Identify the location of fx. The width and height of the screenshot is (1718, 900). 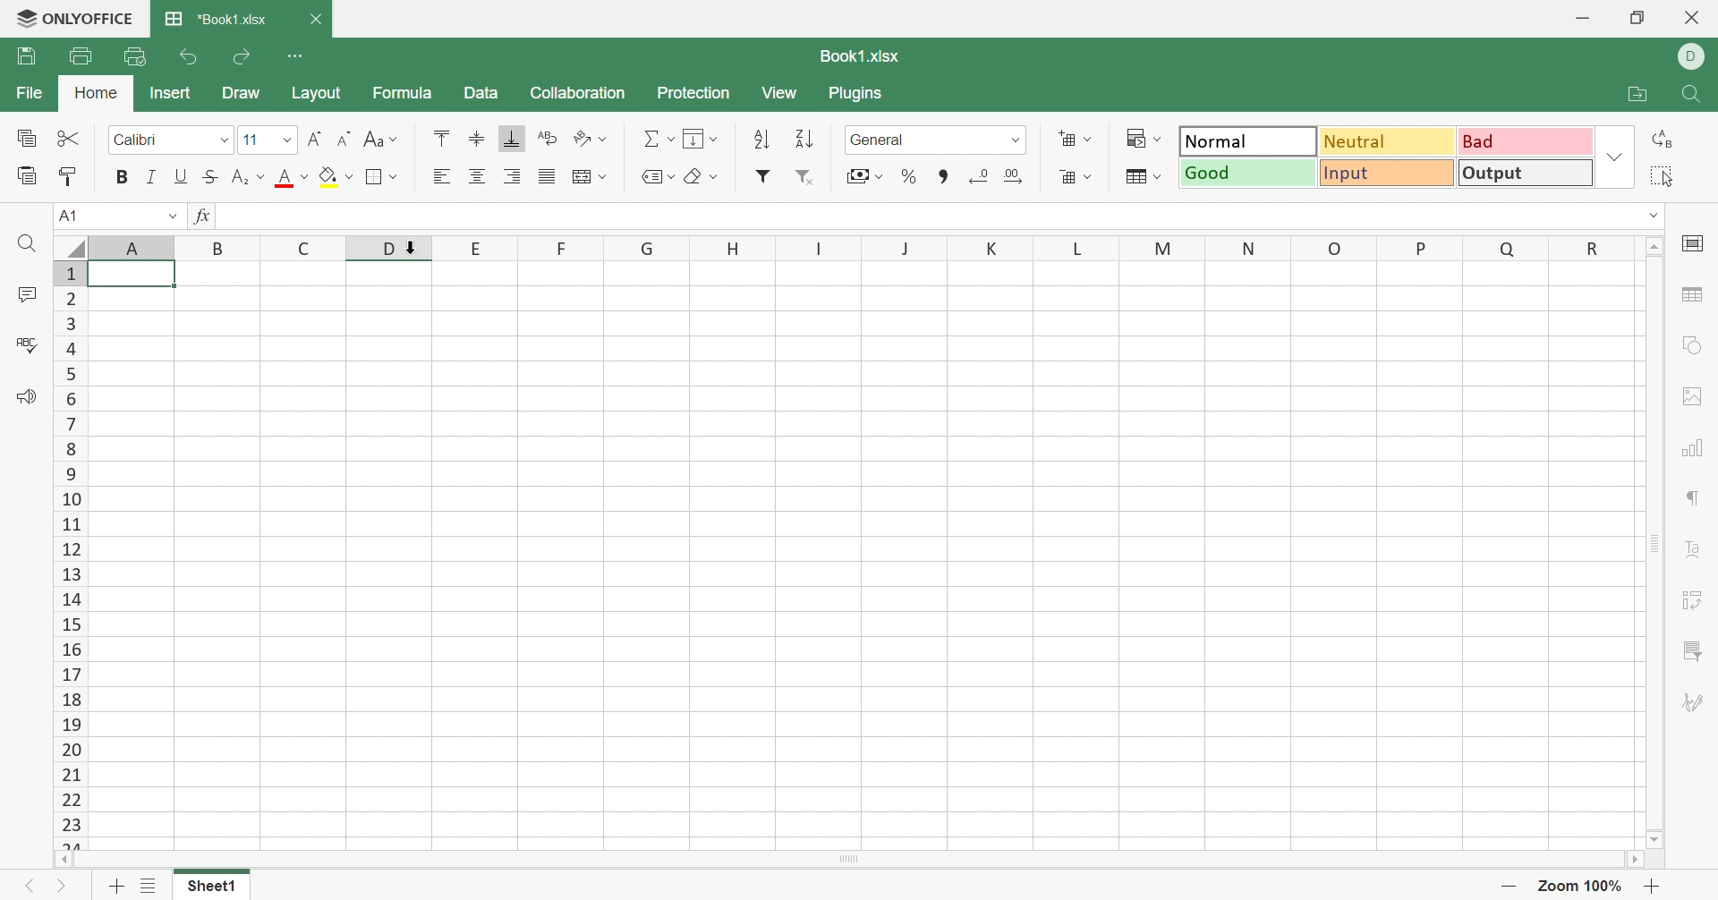
(202, 217).